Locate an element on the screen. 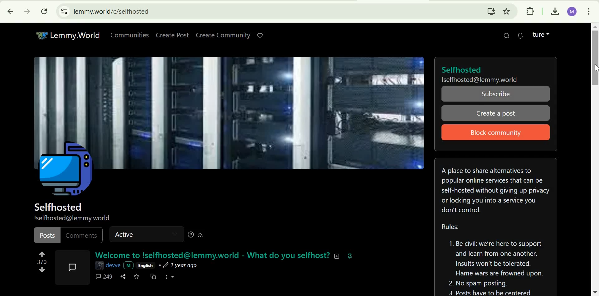 This screenshot has width=599, height=296. Reload this page. is located at coordinates (45, 11).